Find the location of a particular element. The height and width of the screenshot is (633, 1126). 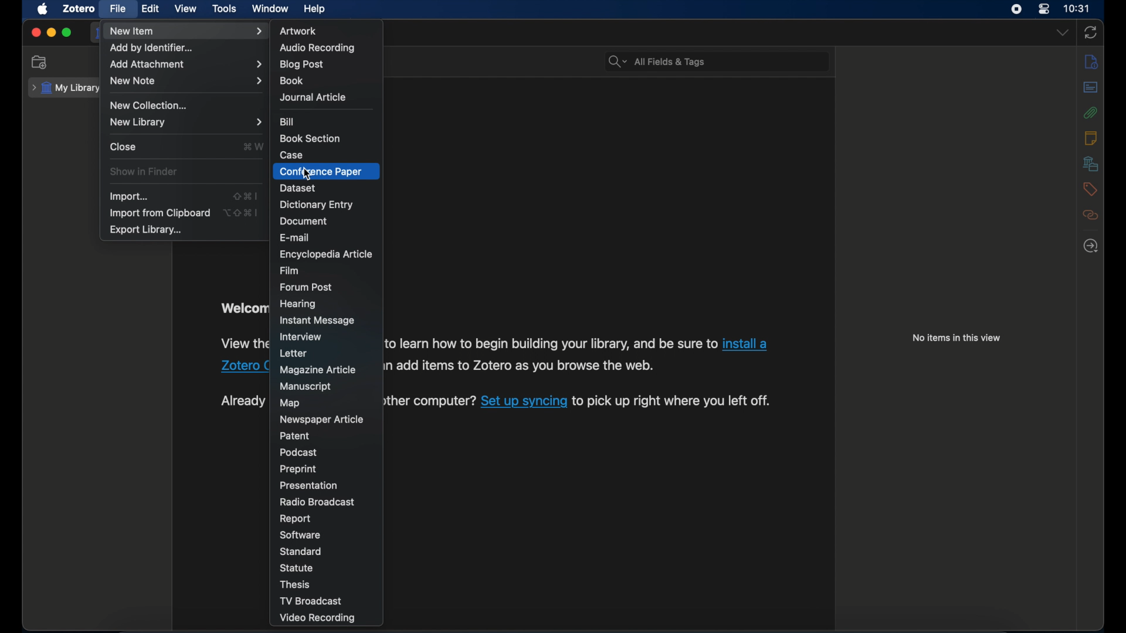

tools is located at coordinates (225, 9).